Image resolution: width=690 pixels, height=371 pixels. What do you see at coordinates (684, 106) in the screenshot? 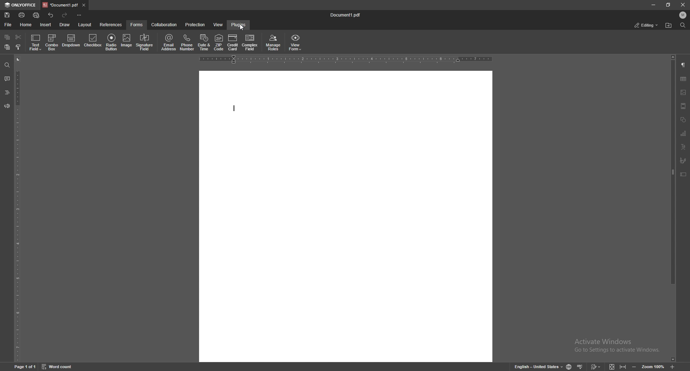
I see `header and footer` at bounding box center [684, 106].